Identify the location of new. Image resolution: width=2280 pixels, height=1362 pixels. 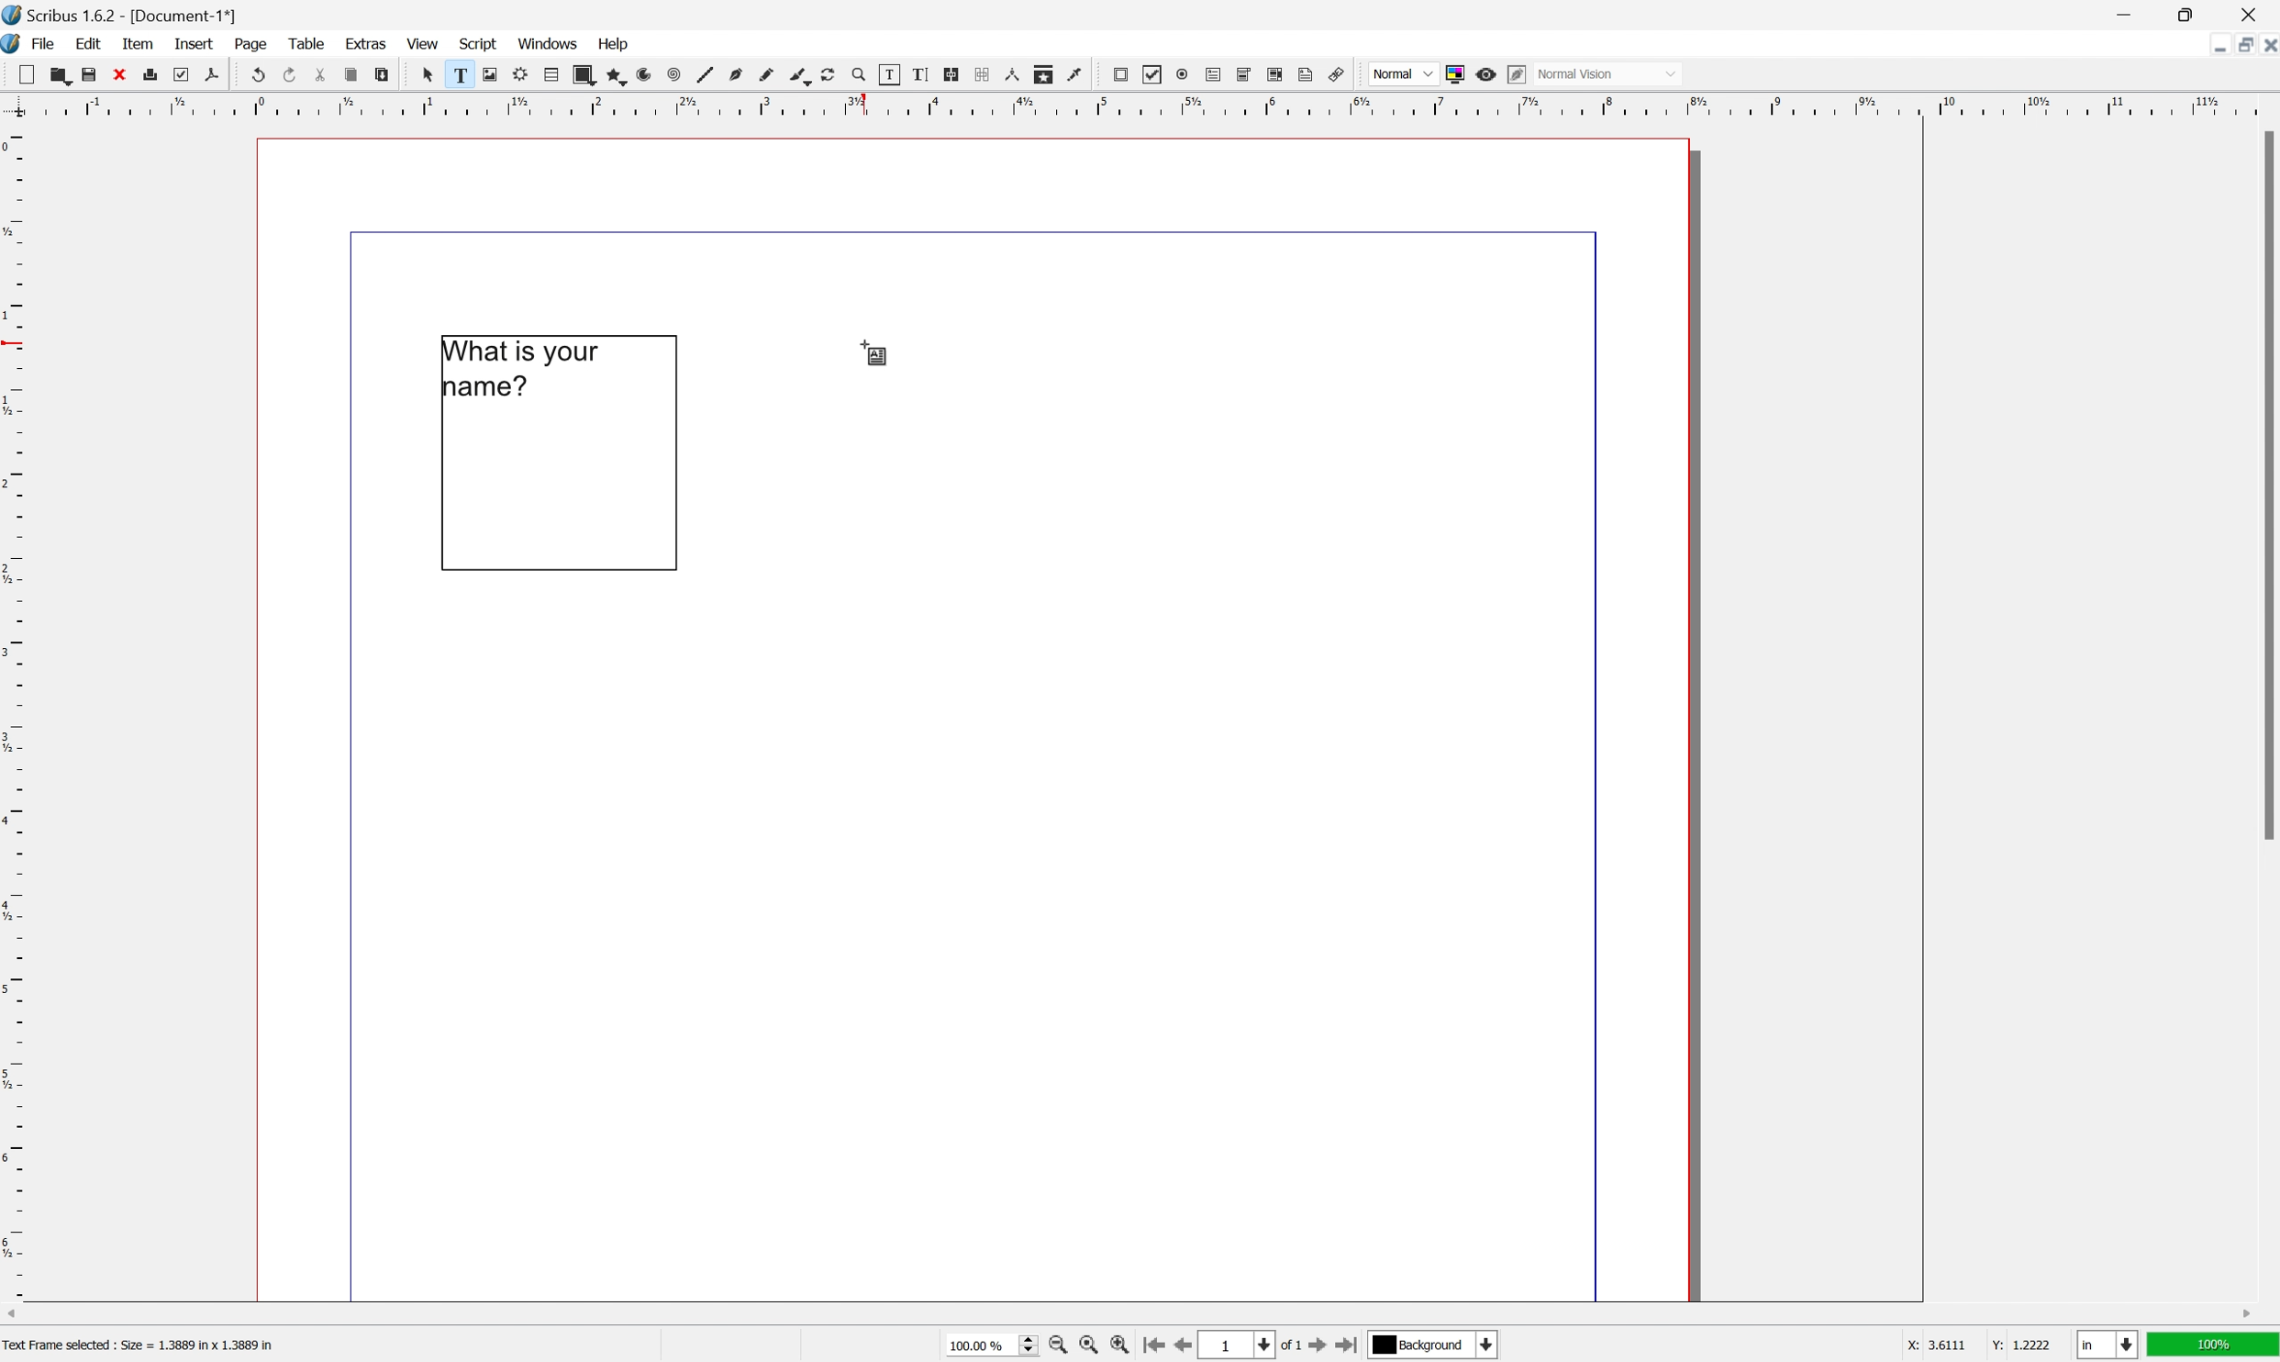
(28, 73).